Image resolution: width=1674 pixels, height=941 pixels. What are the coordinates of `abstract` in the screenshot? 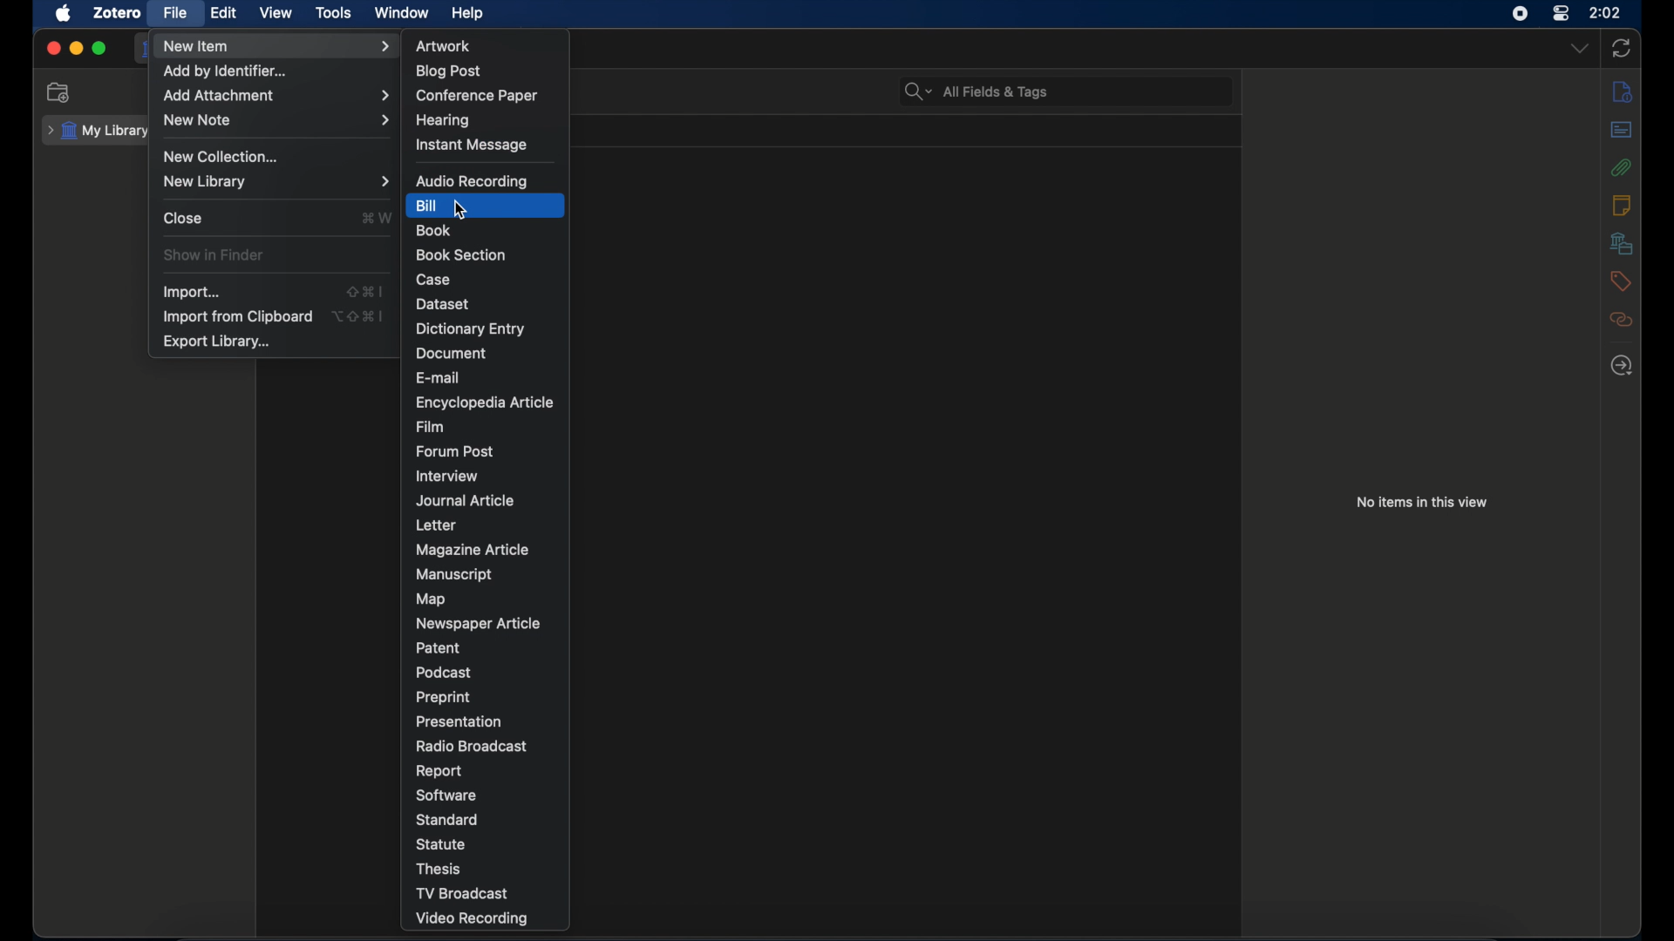 It's located at (1621, 129).